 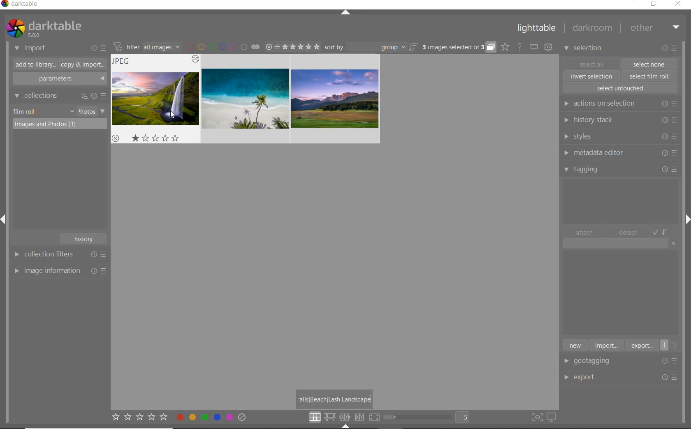 I want to click on range ratings of selected images, so click(x=292, y=46).